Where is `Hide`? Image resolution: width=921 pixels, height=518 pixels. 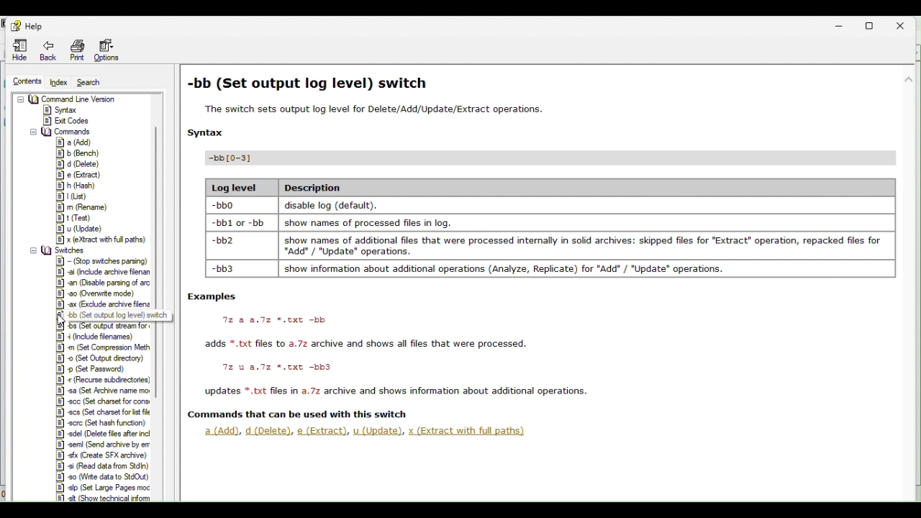
Hide is located at coordinates (17, 50).